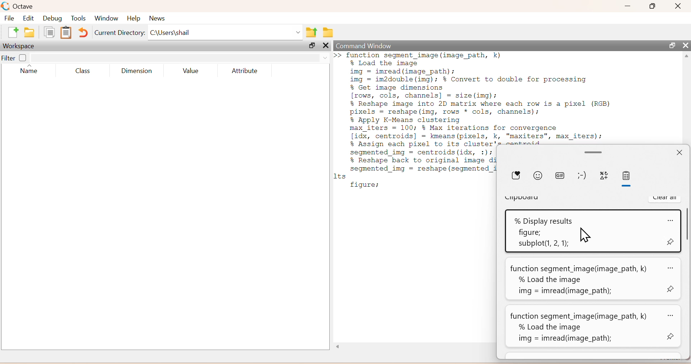  Describe the element at coordinates (324, 57) in the screenshot. I see `drop down` at that location.